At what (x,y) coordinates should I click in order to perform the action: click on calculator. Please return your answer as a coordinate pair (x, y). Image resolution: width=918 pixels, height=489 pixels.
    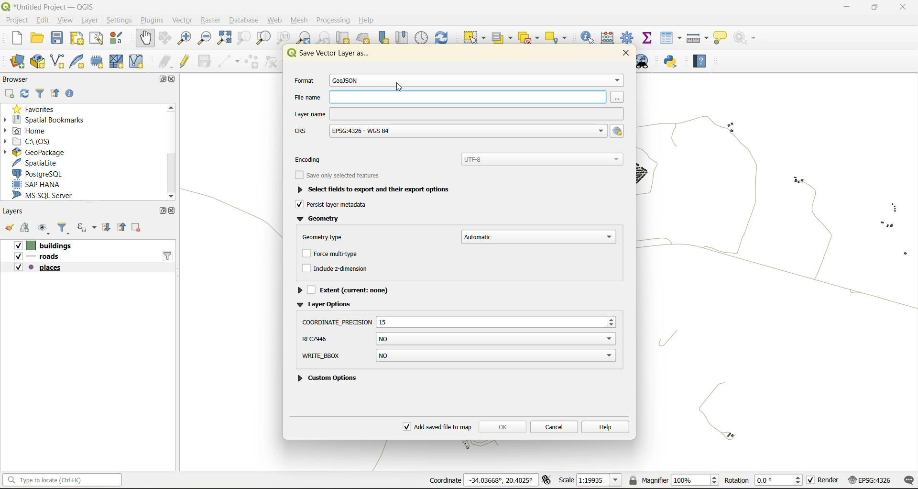
    Looking at the image, I should click on (612, 38).